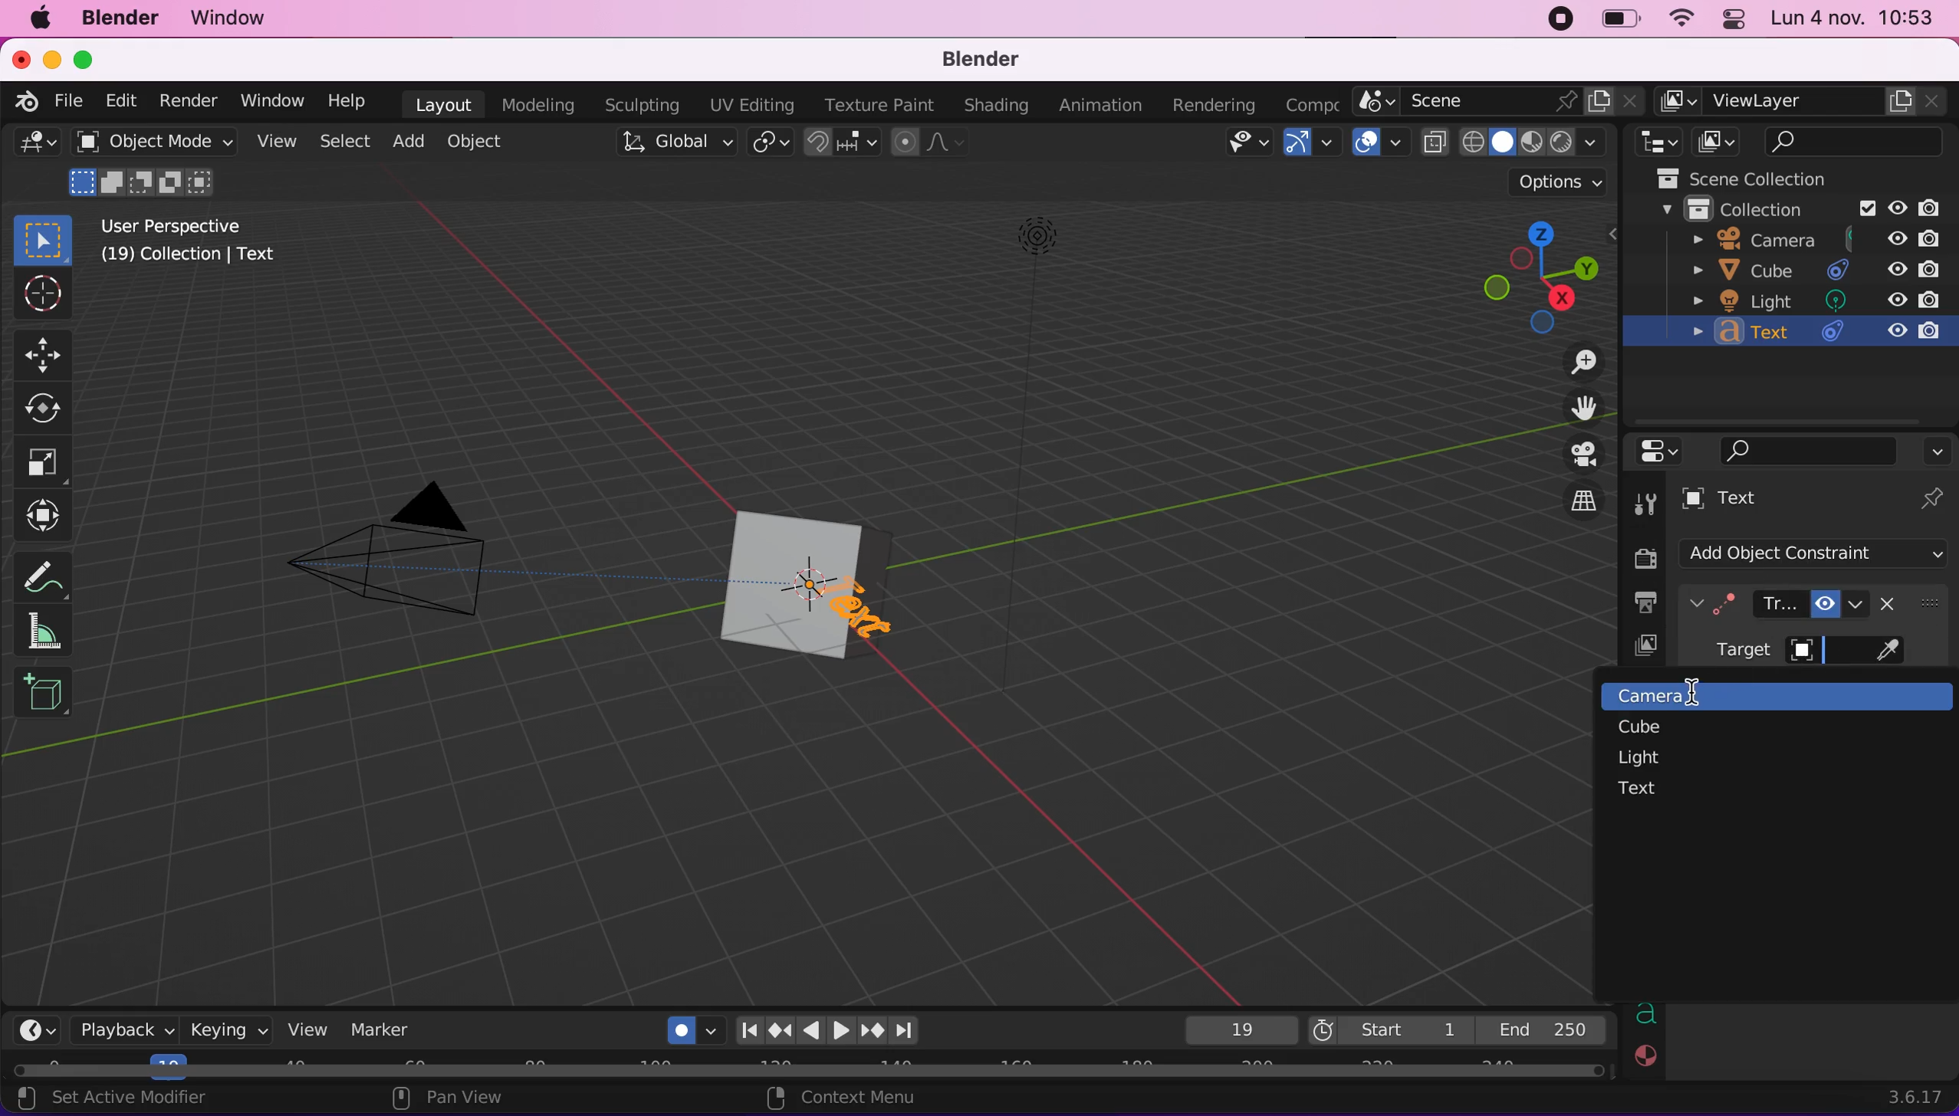 This screenshot has height=1116, width=1959. Describe the element at coordinates (881, 1099) in the screenshot. I see `context menu` at that location.